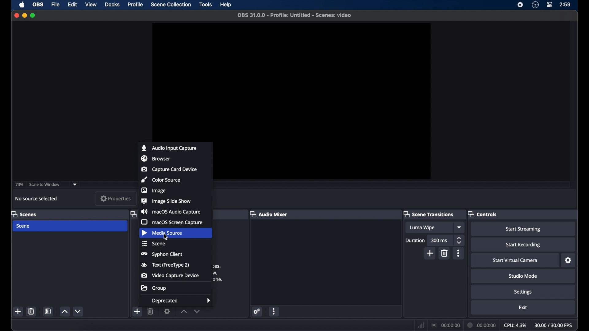  What do you see at coordinates (91, 4) in the screenshot?
I see `view` at bounding box center [91, 4].